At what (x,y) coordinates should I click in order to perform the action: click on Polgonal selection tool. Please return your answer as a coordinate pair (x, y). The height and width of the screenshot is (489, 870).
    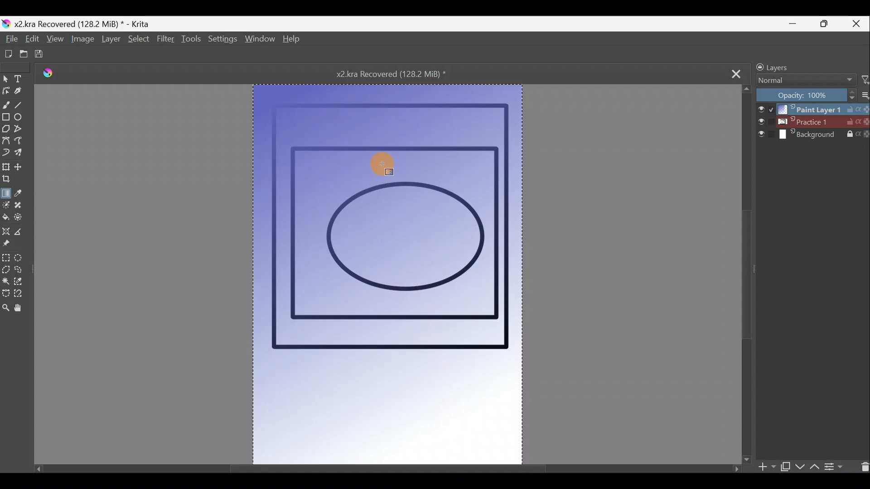
    Looking at the image, I should click on (5, 270).